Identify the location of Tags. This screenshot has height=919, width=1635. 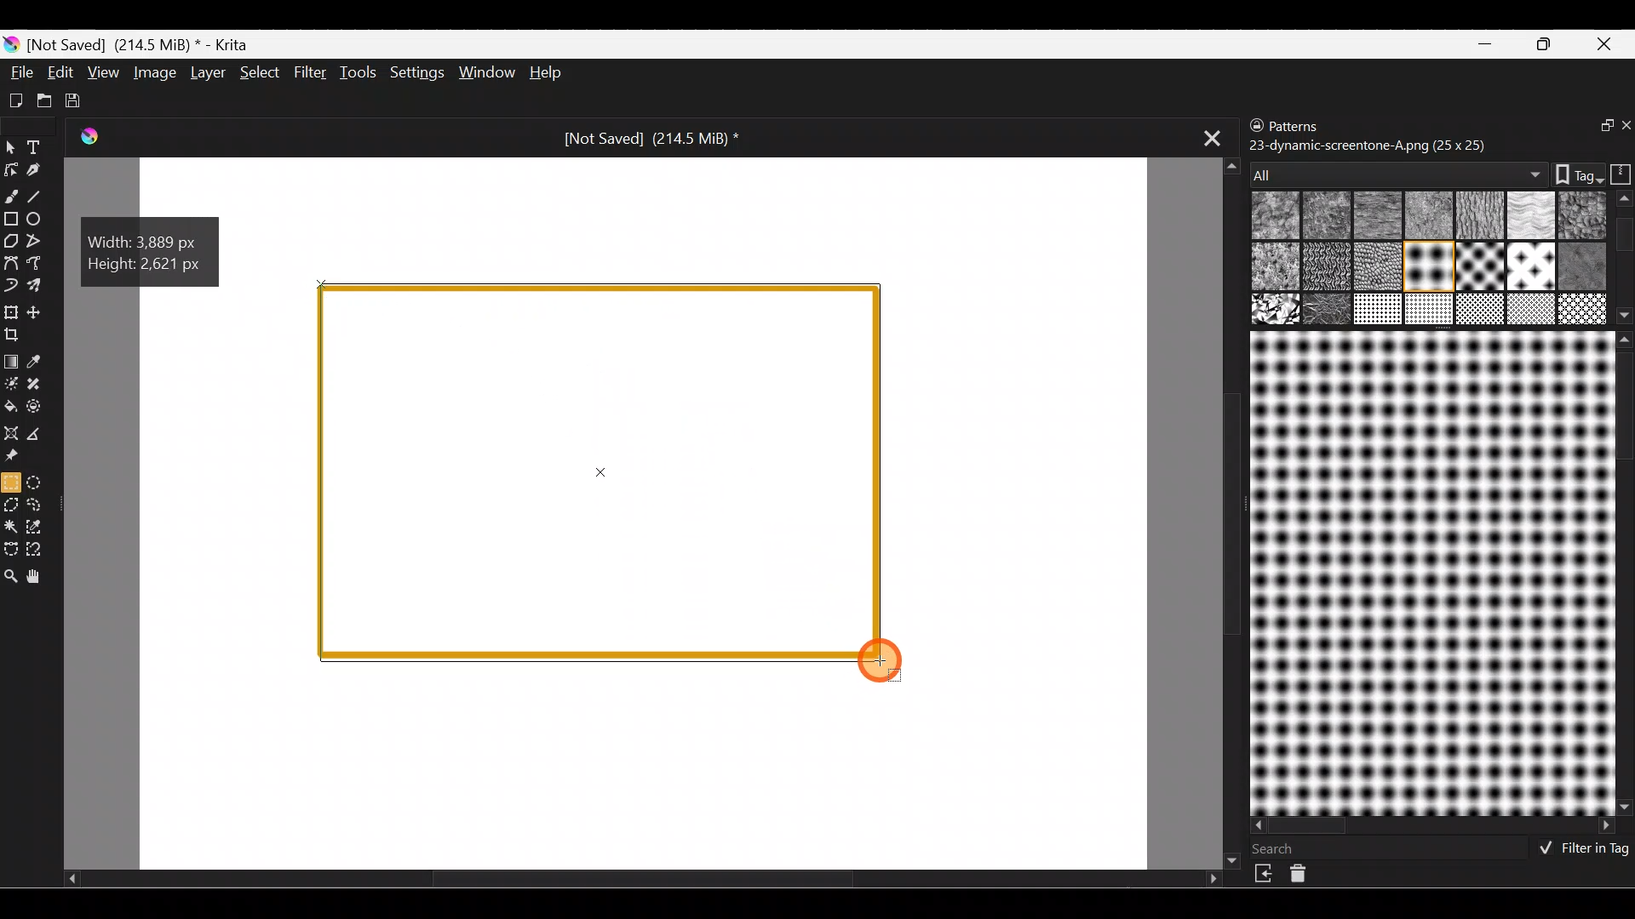
(1570, 173).